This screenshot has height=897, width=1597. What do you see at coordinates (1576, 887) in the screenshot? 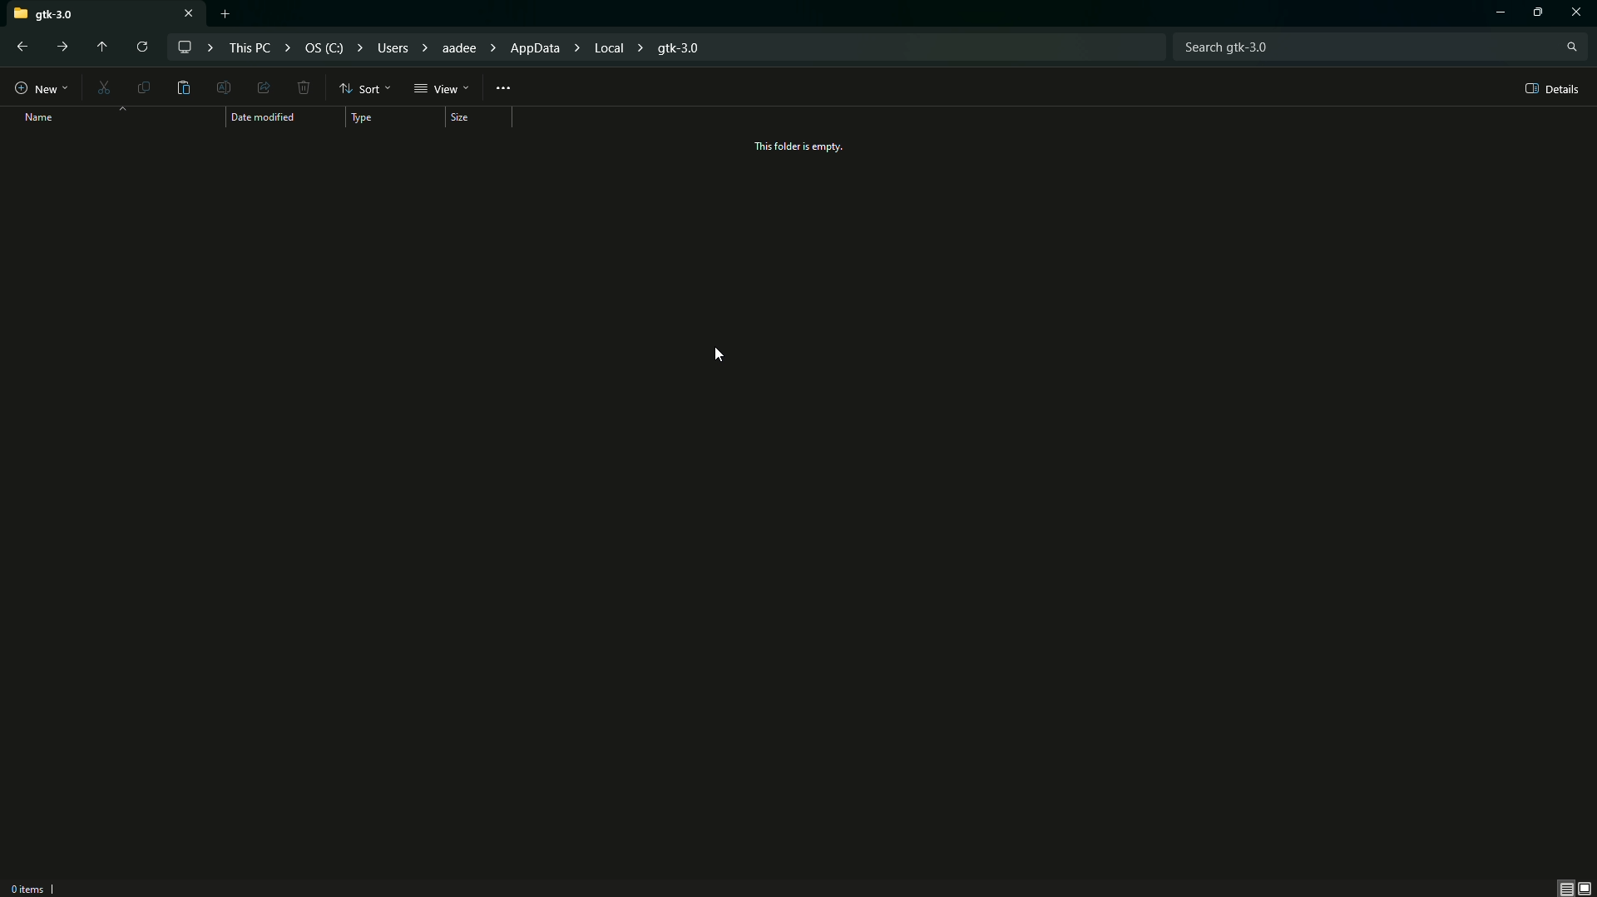
I see `Thumbnail view` at bounding box center [1576, 887].